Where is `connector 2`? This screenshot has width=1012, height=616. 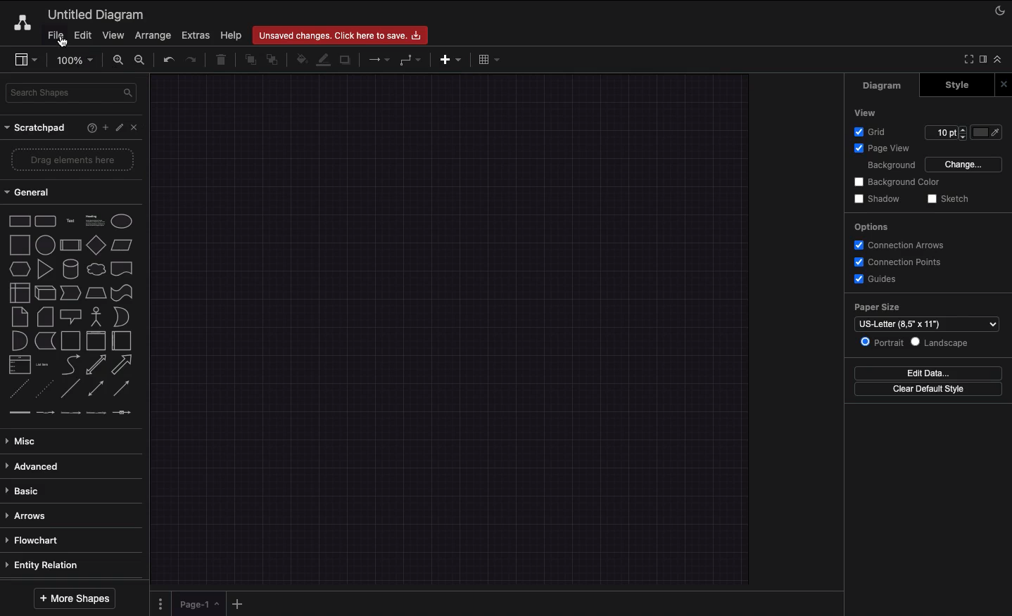 connector 2 is located at coordinates (45, 413).